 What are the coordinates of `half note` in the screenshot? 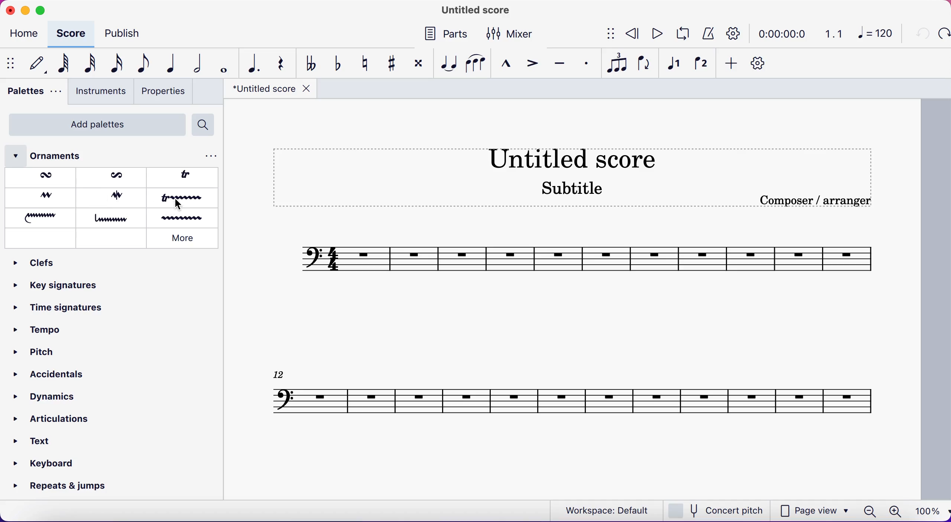 It's located at (194, 63).